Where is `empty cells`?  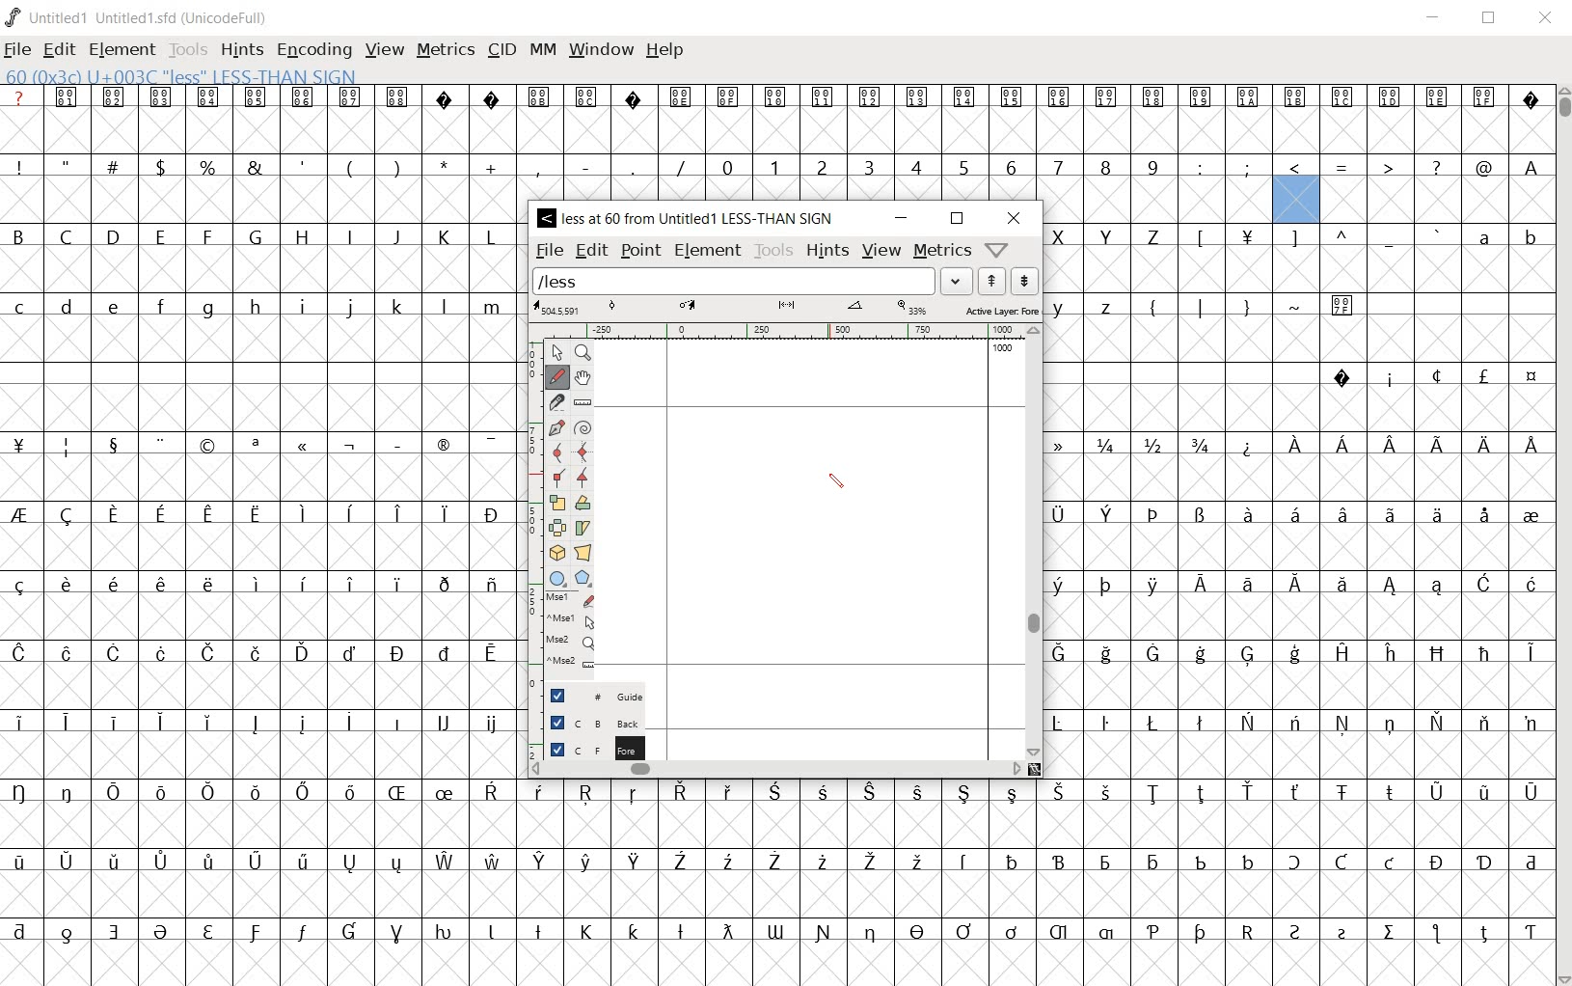 empty cells is located at coordinates (267, 548).